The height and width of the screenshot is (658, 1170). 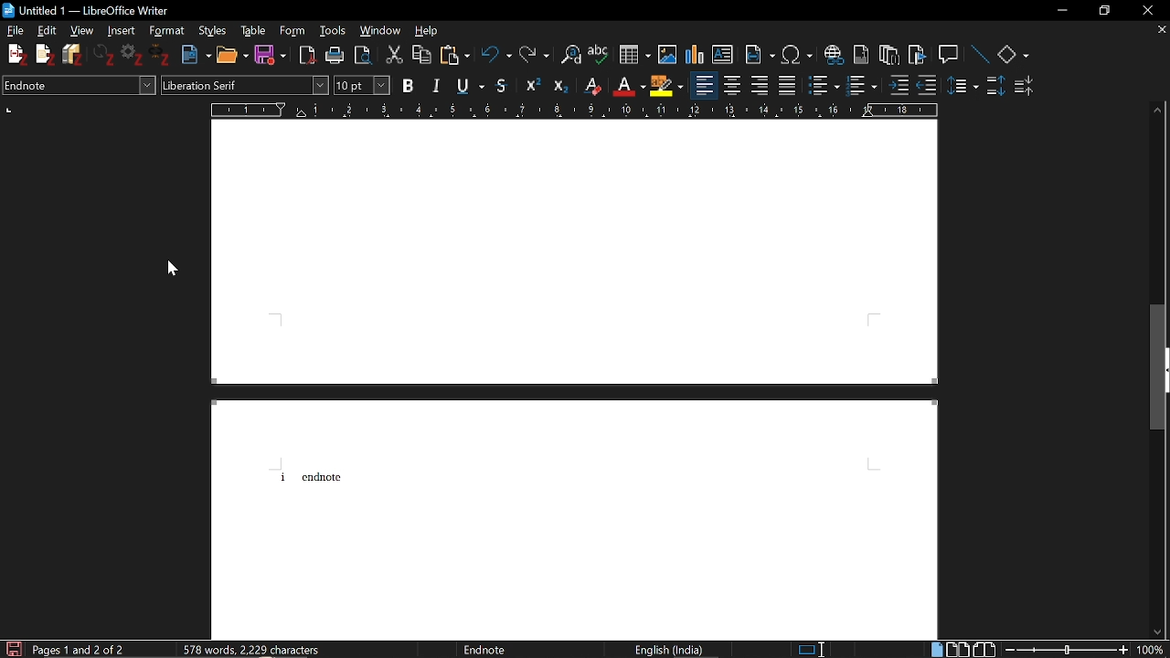 What do you see at coordinates (1157, 631) in the screenshot?
I see `Move down` at bounding box center [1157, 631].